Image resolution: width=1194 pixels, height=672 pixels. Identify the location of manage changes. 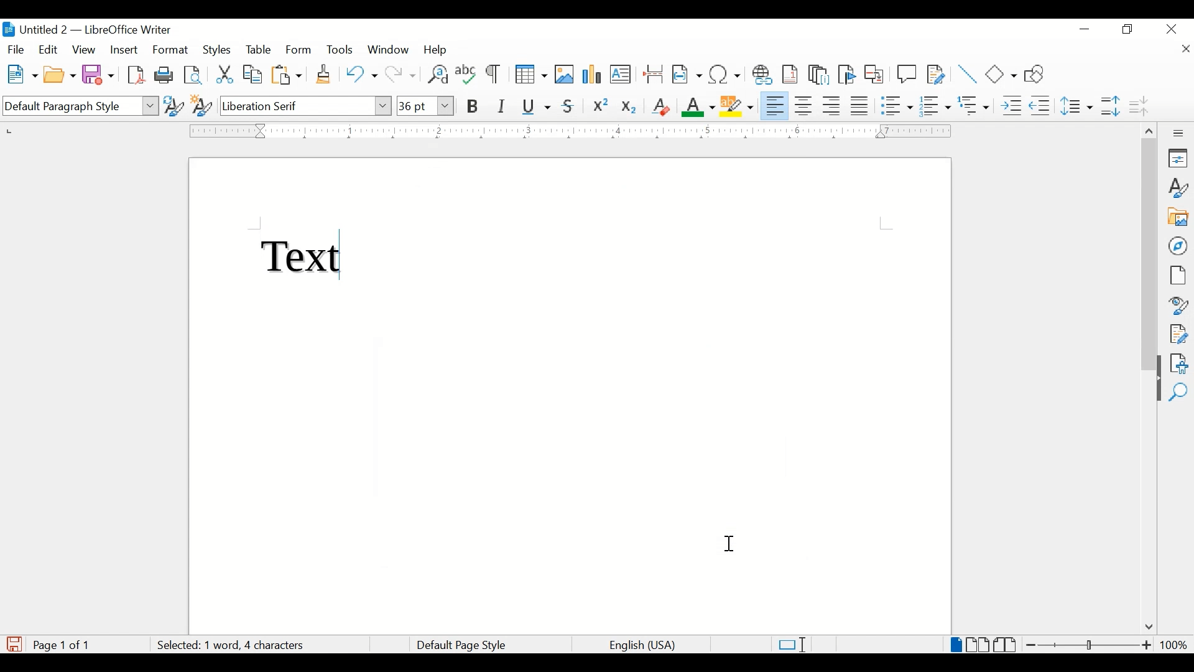
(1178, 334).